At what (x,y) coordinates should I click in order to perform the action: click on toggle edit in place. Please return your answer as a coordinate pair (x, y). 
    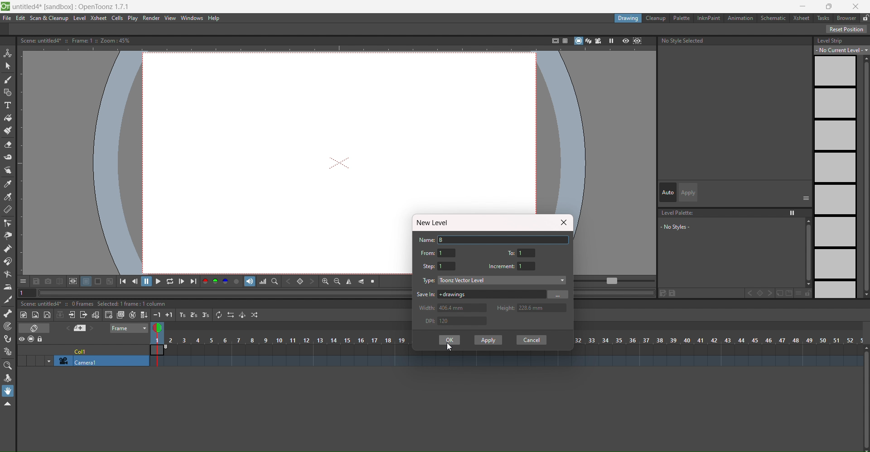
    Looking at the image, I should click on (95, 314).